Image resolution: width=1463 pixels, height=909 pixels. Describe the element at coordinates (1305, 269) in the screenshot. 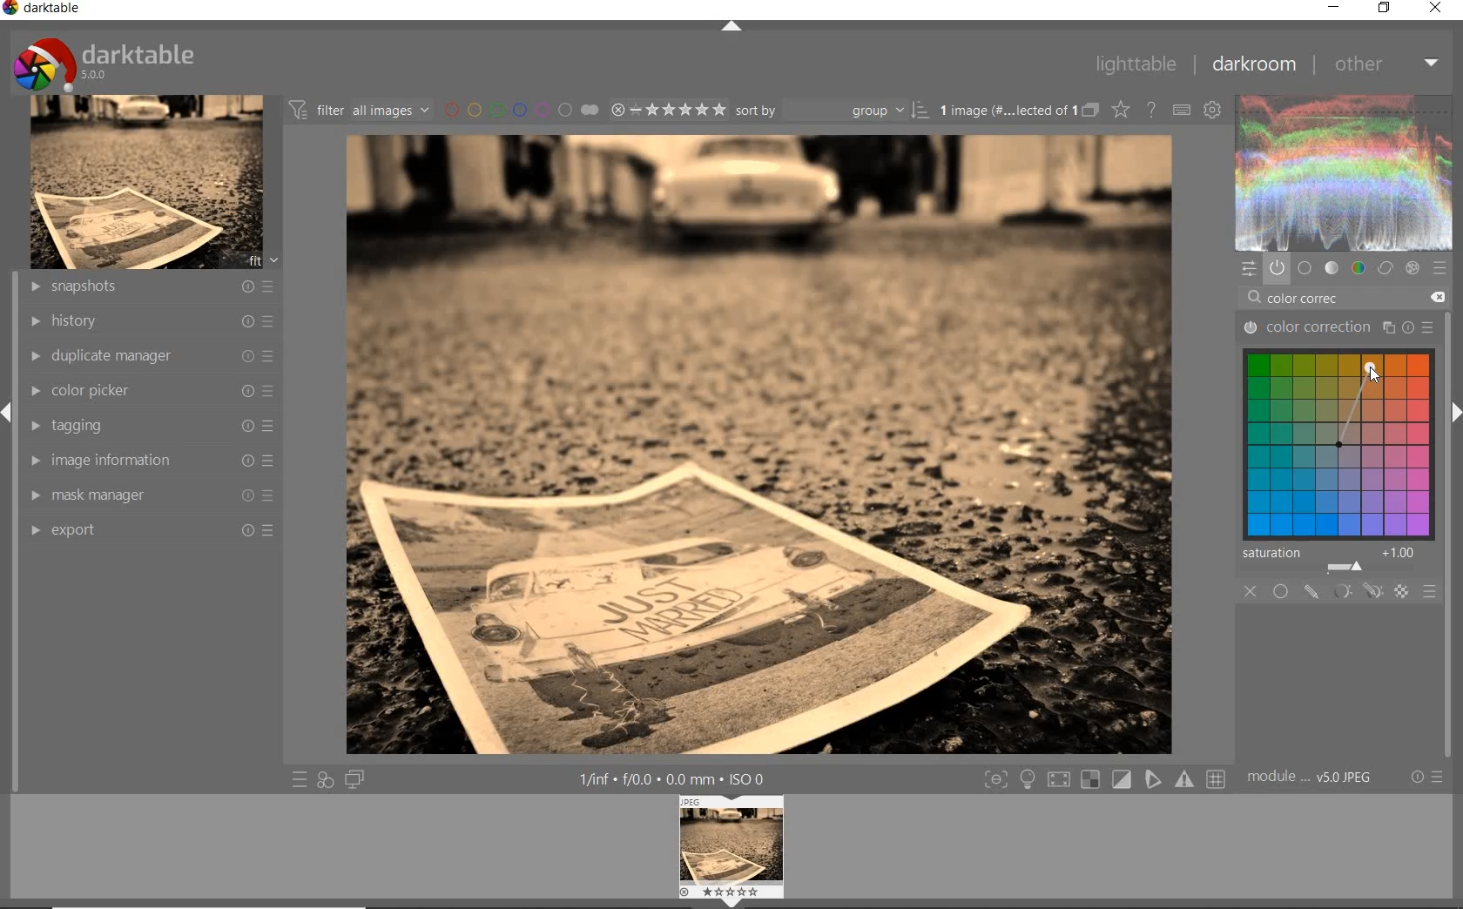

I see `base` at that location.